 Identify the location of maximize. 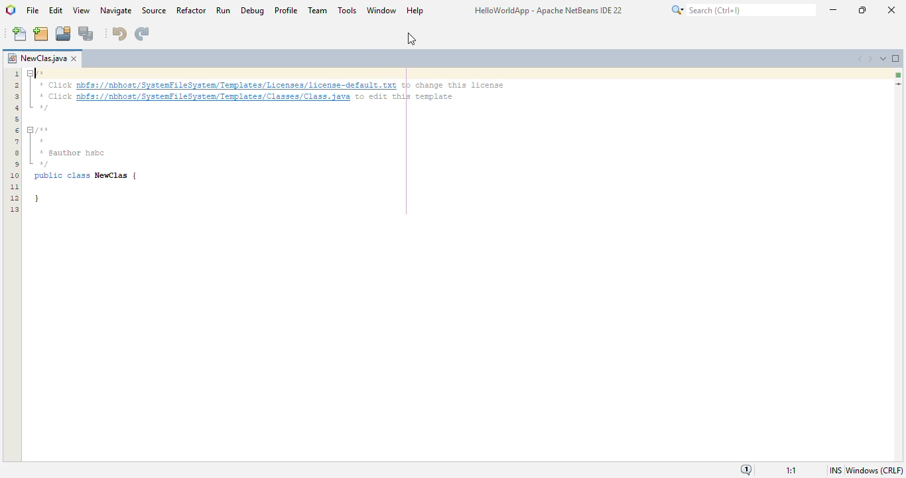
(863, 9).